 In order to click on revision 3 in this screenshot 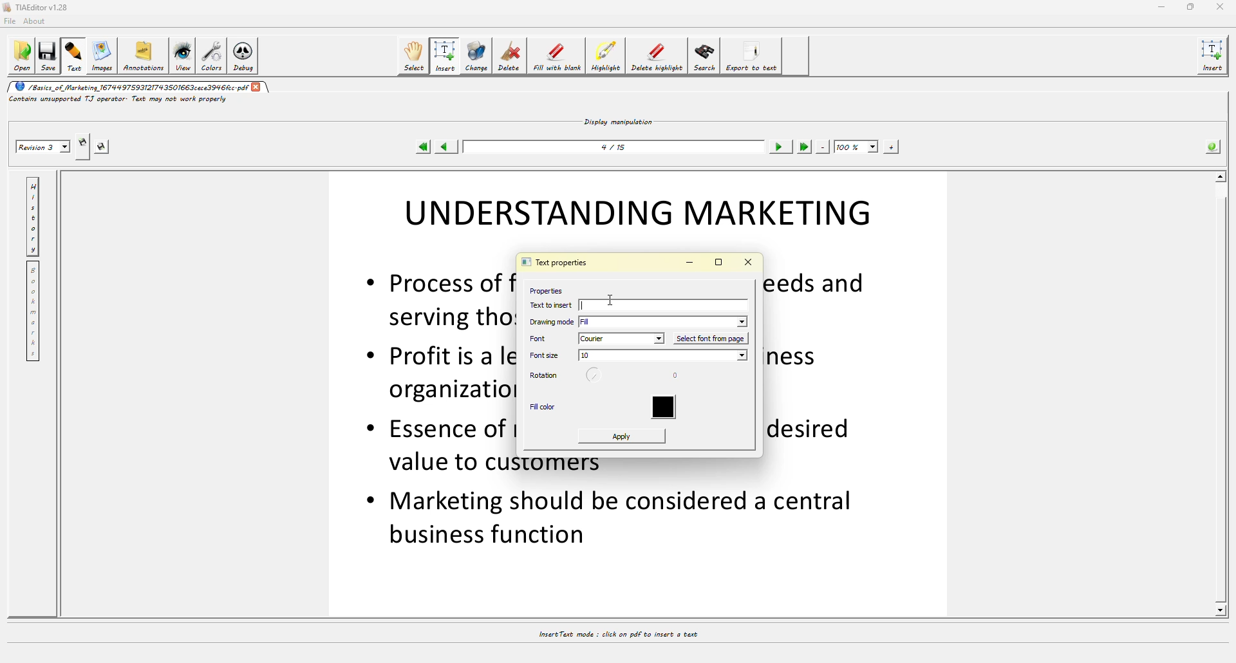, I will do `click(42, 148)`.